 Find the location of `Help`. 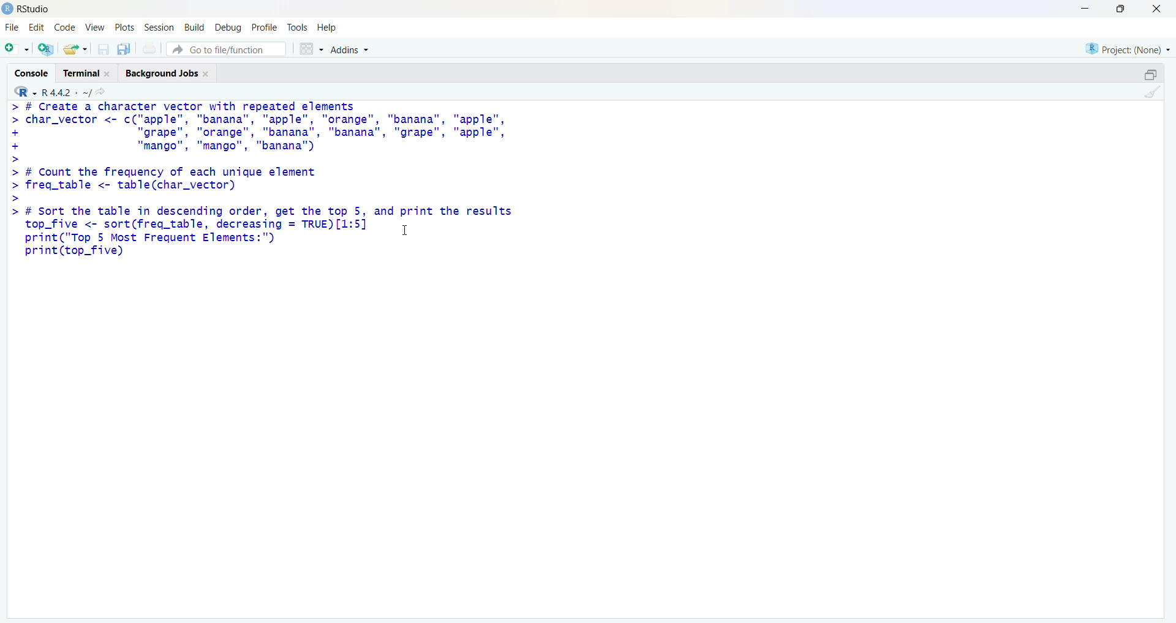

Help is located at coordinates (331, 29).